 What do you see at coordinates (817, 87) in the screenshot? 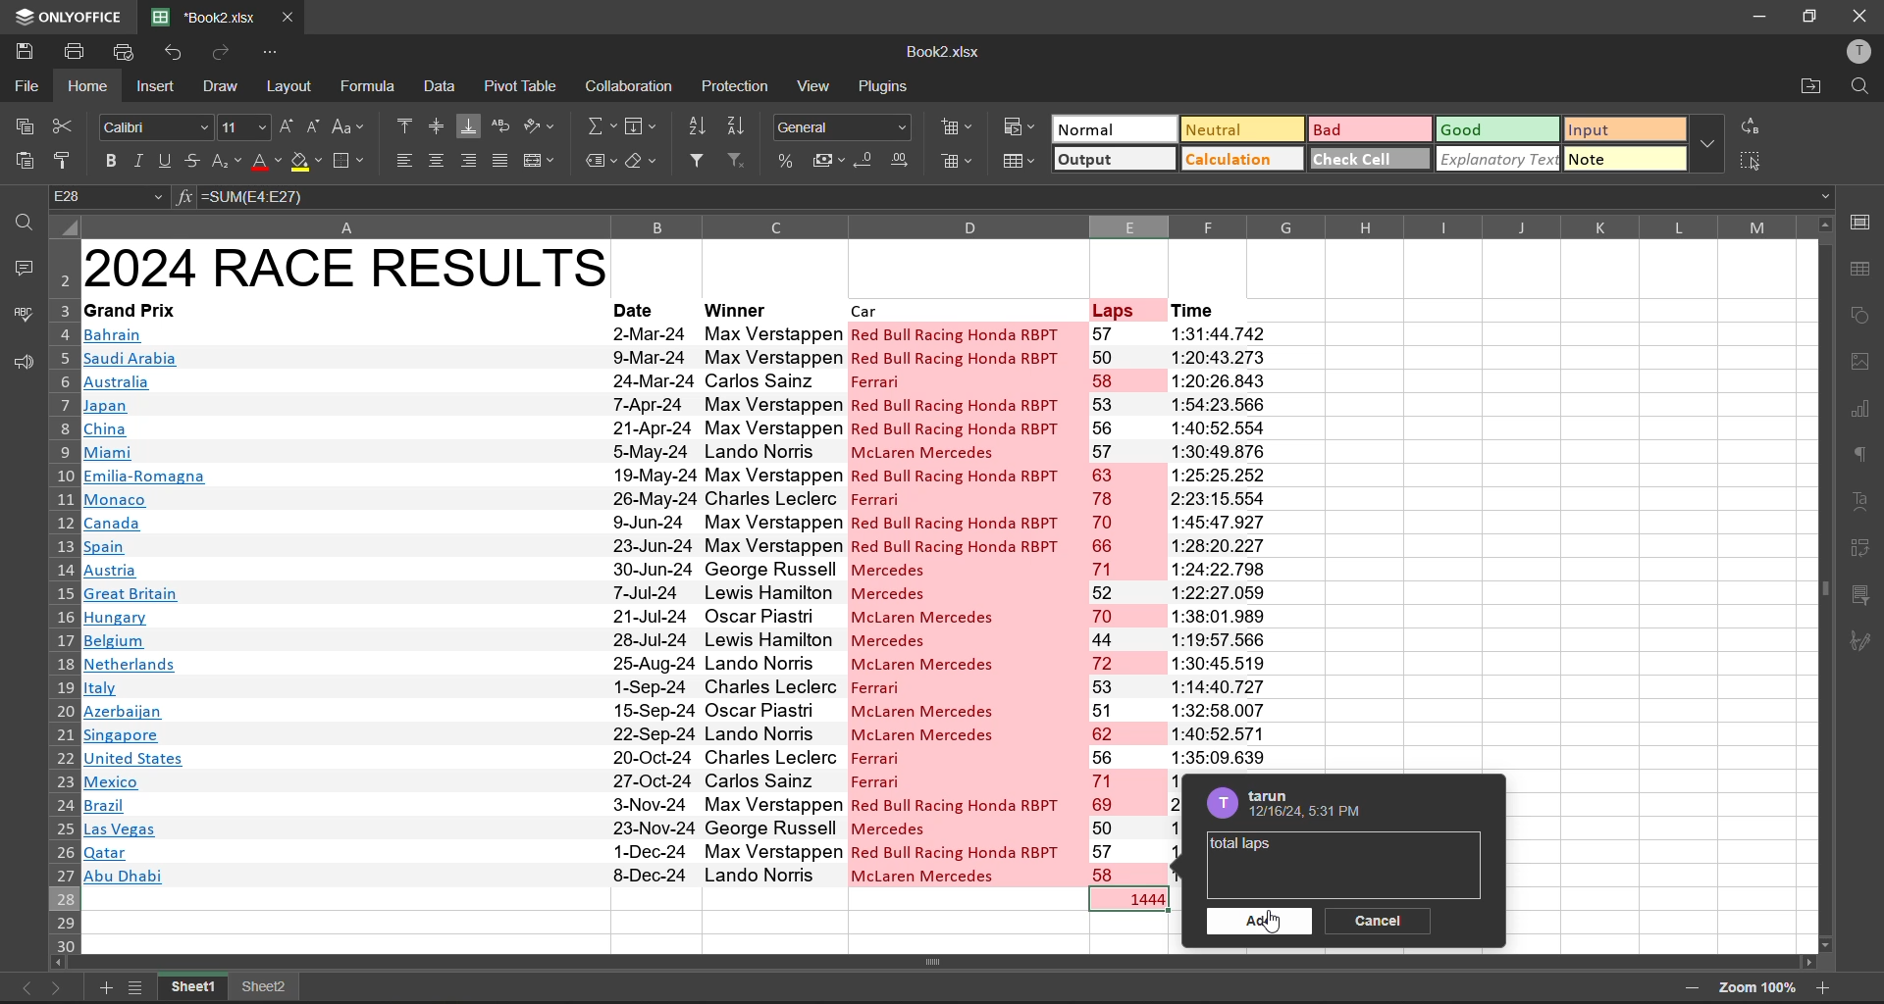
I see `view` at bounding box center [817, 87].